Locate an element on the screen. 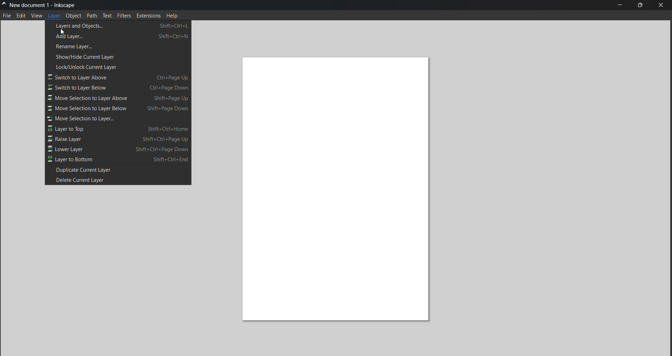 The height and width of the screenshot is (356, 672). Delete current layer is located at coordinates (117, 180).